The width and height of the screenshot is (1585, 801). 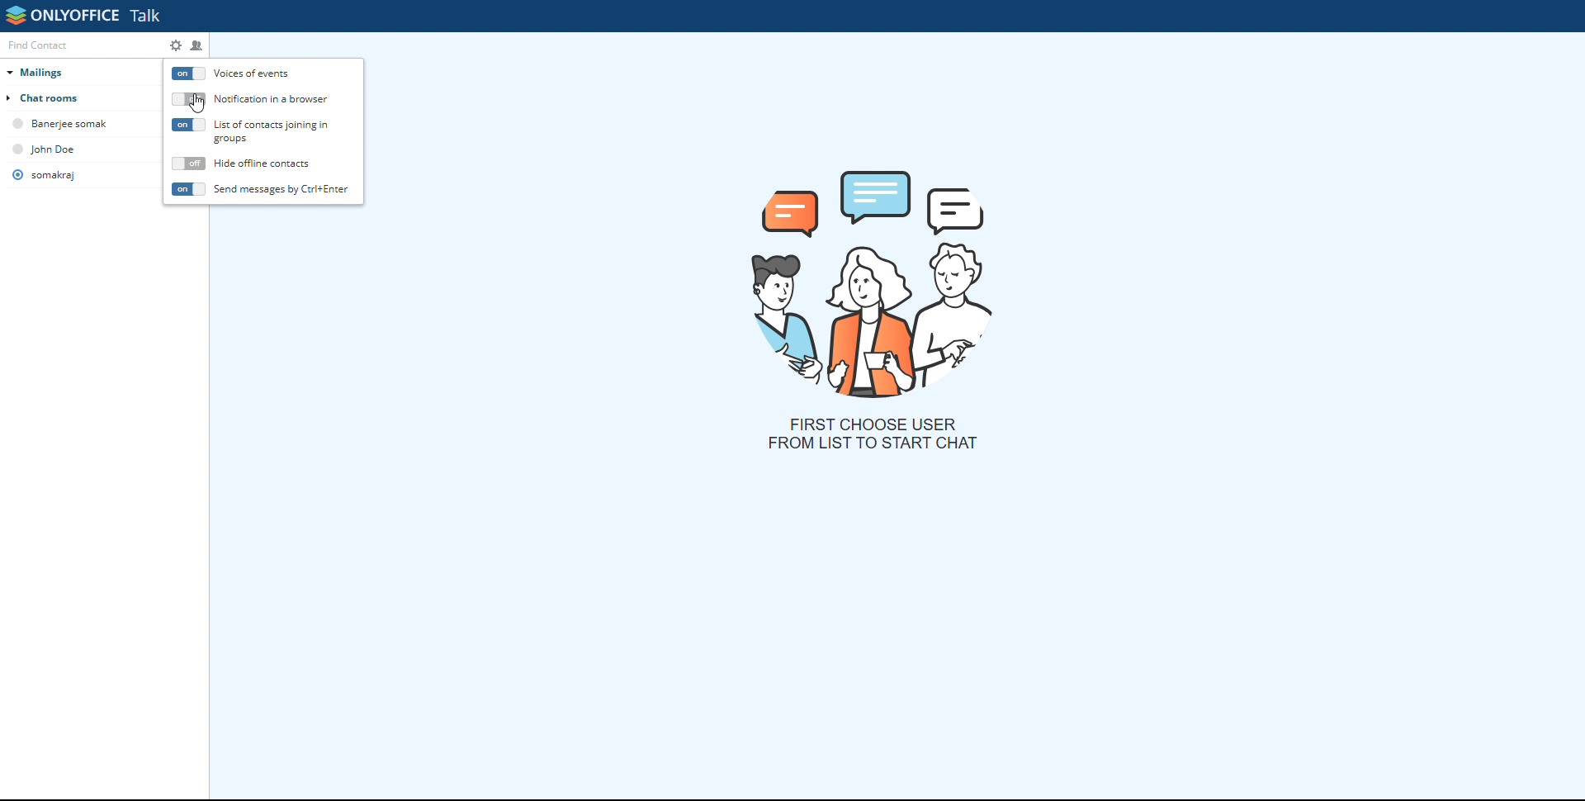 I want to click on list of contacts joining in group, so click(x=273, y=131).